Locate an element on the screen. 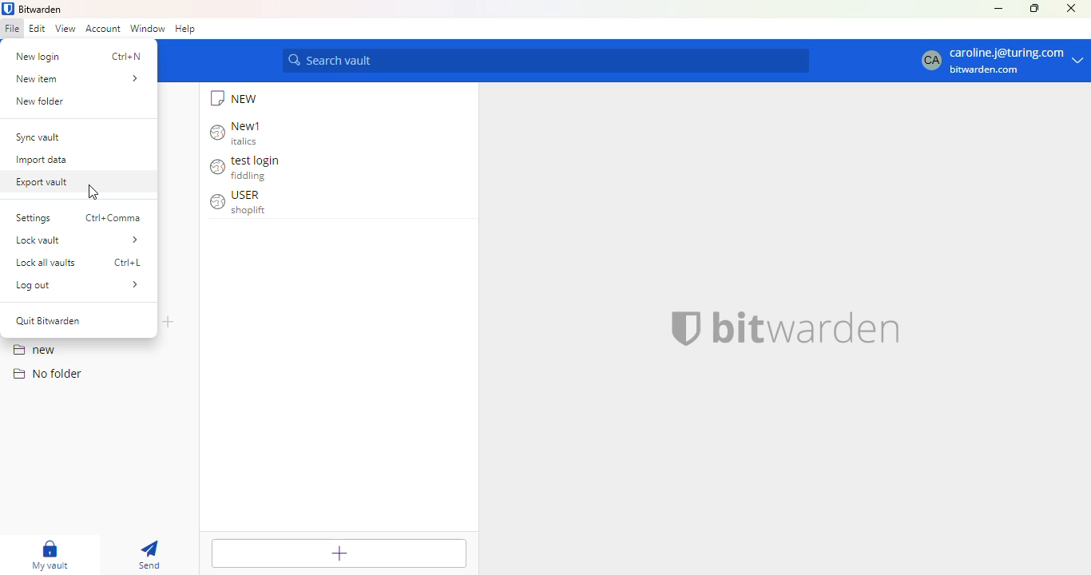 This screenshot has width=1091, height=575. new login is located at coordinates (78, 57).